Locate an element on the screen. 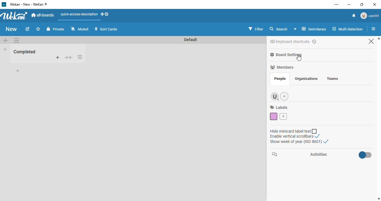  chat is located at coordinates (277, 154).